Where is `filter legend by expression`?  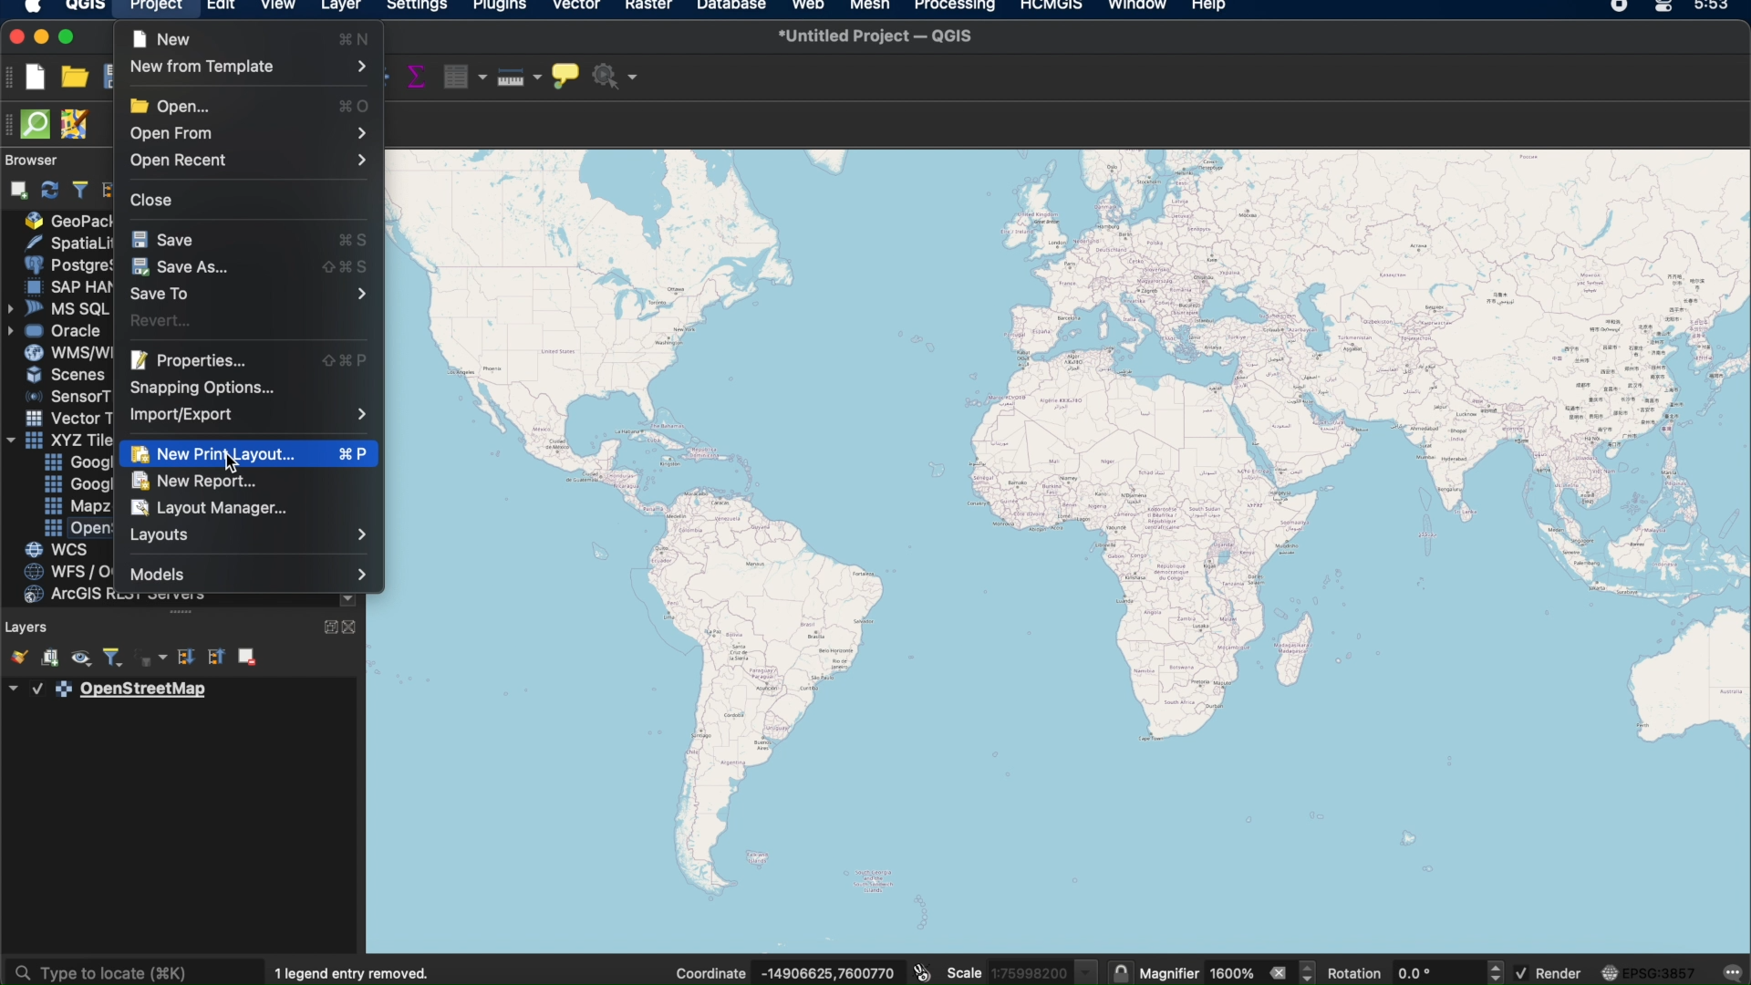
filter legend by expression is located at coordinates (150, 658).